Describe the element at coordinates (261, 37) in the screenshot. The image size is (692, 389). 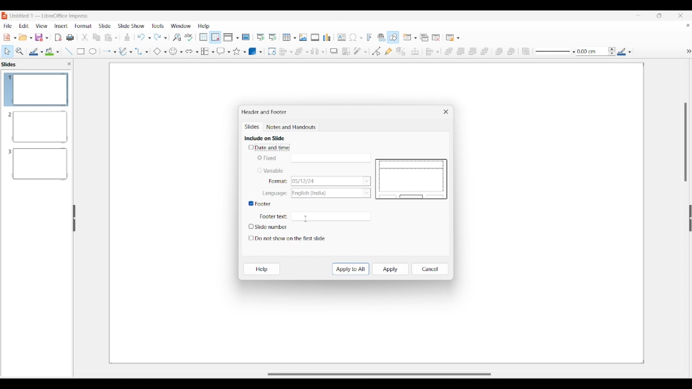
I see `Start from first slide` at that location.